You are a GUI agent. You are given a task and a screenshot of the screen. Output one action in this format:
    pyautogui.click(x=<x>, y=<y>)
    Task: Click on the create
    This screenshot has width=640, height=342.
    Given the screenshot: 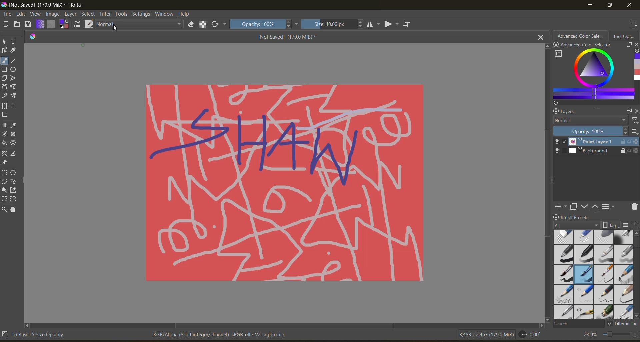 What is the action you would take?
    pyautogui.click(x=6, y=24)
    